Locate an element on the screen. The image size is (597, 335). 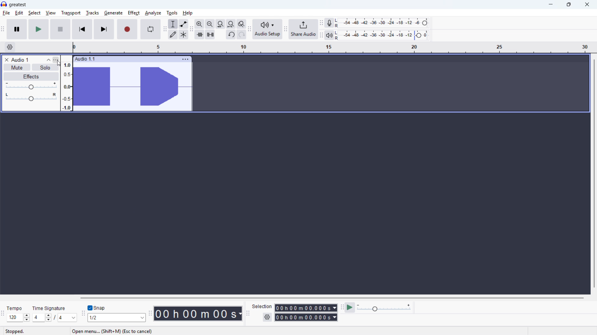
share audio is located at coordinates (303, 29).